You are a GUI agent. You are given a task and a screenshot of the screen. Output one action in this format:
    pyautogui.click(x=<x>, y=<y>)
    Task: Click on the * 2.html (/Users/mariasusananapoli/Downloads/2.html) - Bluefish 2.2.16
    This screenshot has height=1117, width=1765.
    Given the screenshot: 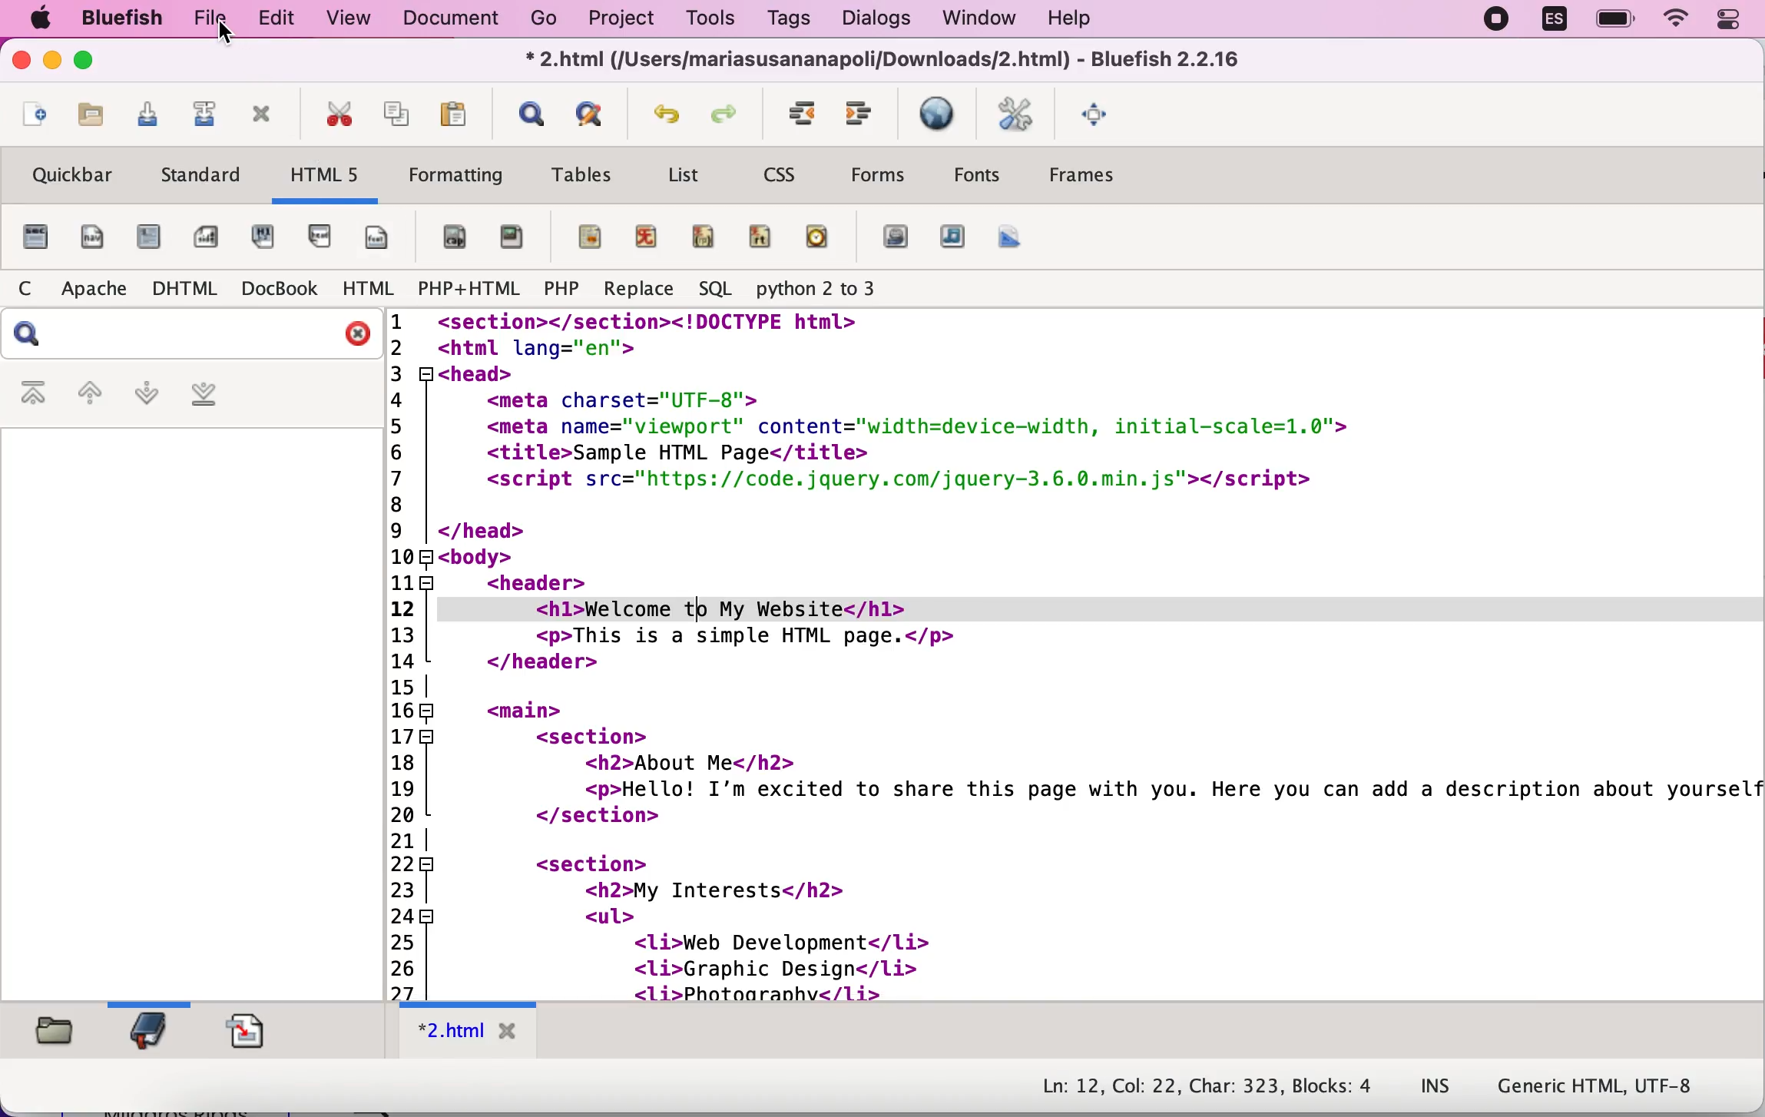 What is the action you would take?
    pyautogui.click(x=890, y=60)
    